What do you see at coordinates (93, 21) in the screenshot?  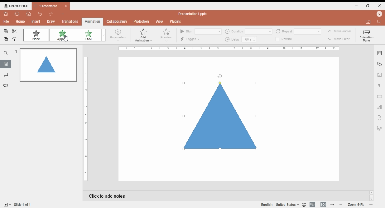 I see `animation` at bounding box center [93, 21].